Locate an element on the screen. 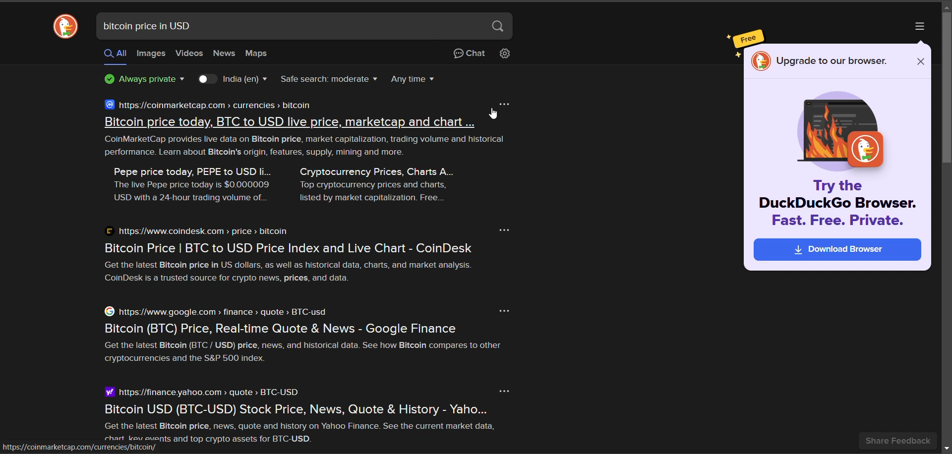  Get the latest Bitcoin price in US dollars, as well as historical data, charts, and market analysis.
CoinDesk is a trusted source for crypto news, prices, and data. is located at coordinates (302, 273).